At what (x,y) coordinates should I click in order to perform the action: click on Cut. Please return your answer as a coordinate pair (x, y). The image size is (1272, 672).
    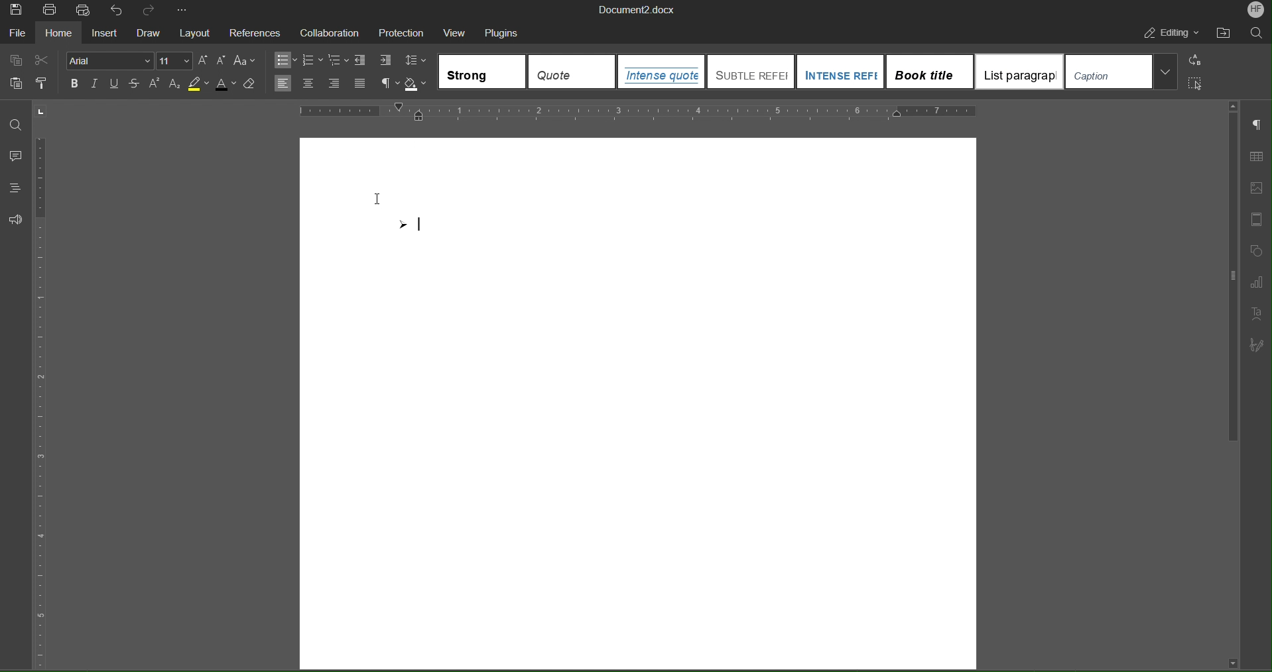
    Looking at the image, I should click on (48, 60).